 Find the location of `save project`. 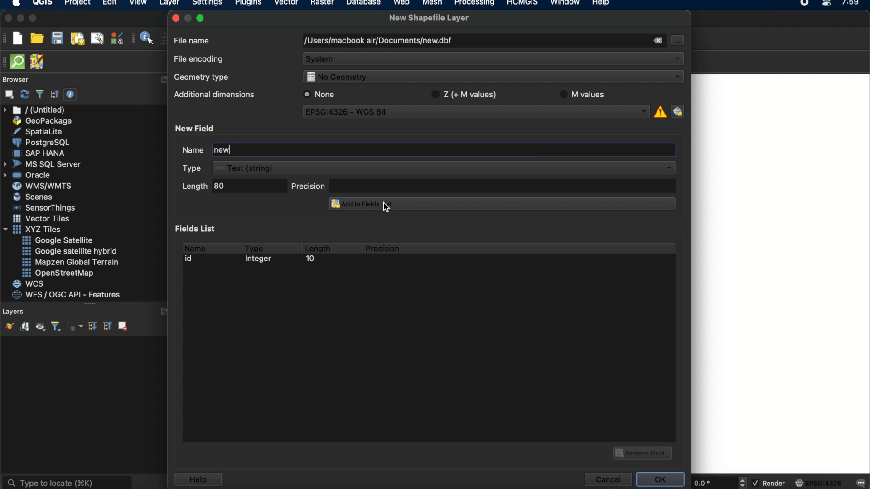

save project is located at coordinates (57, 38).